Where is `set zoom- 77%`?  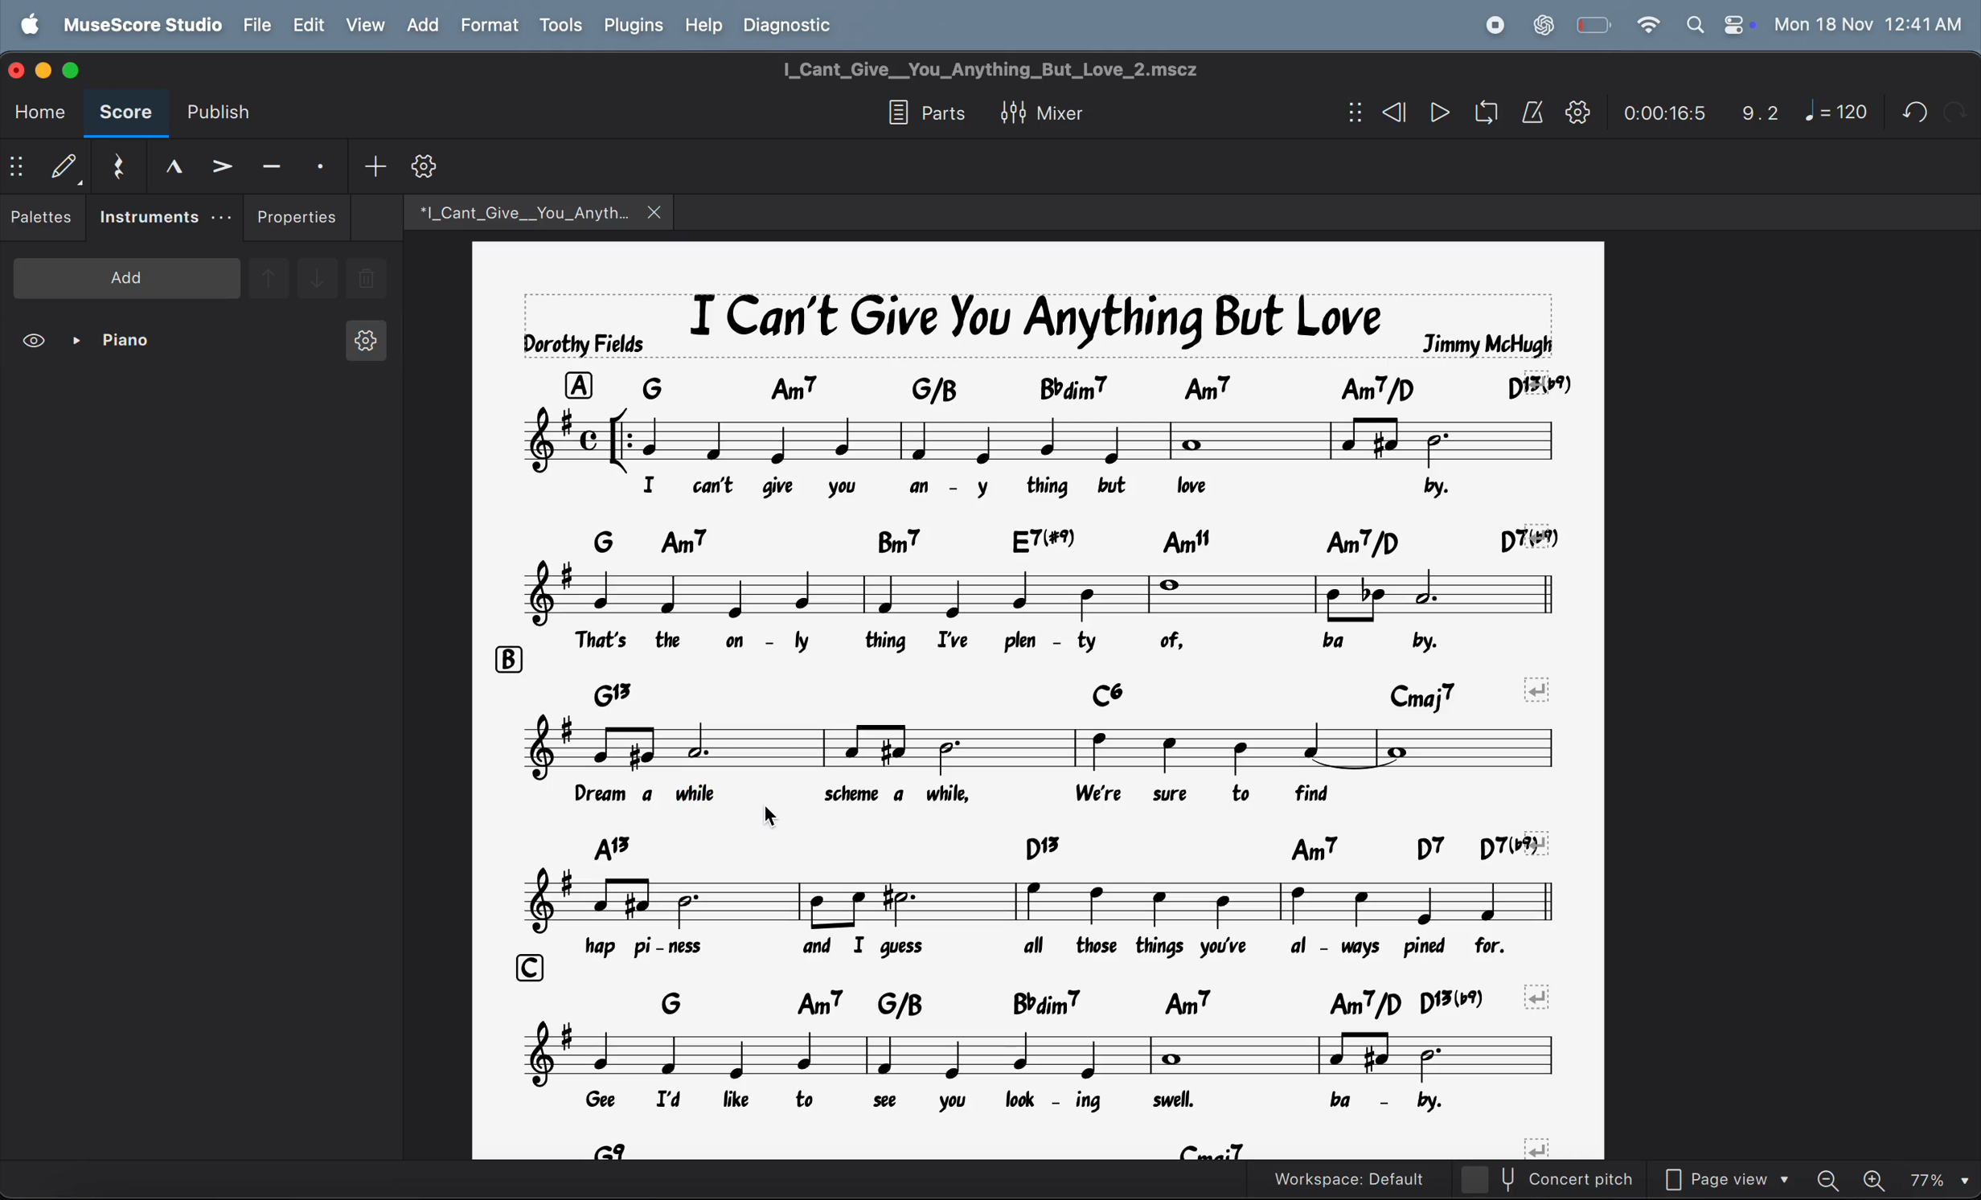
set zoom- 77% is located at coordinates (1942, 1178).